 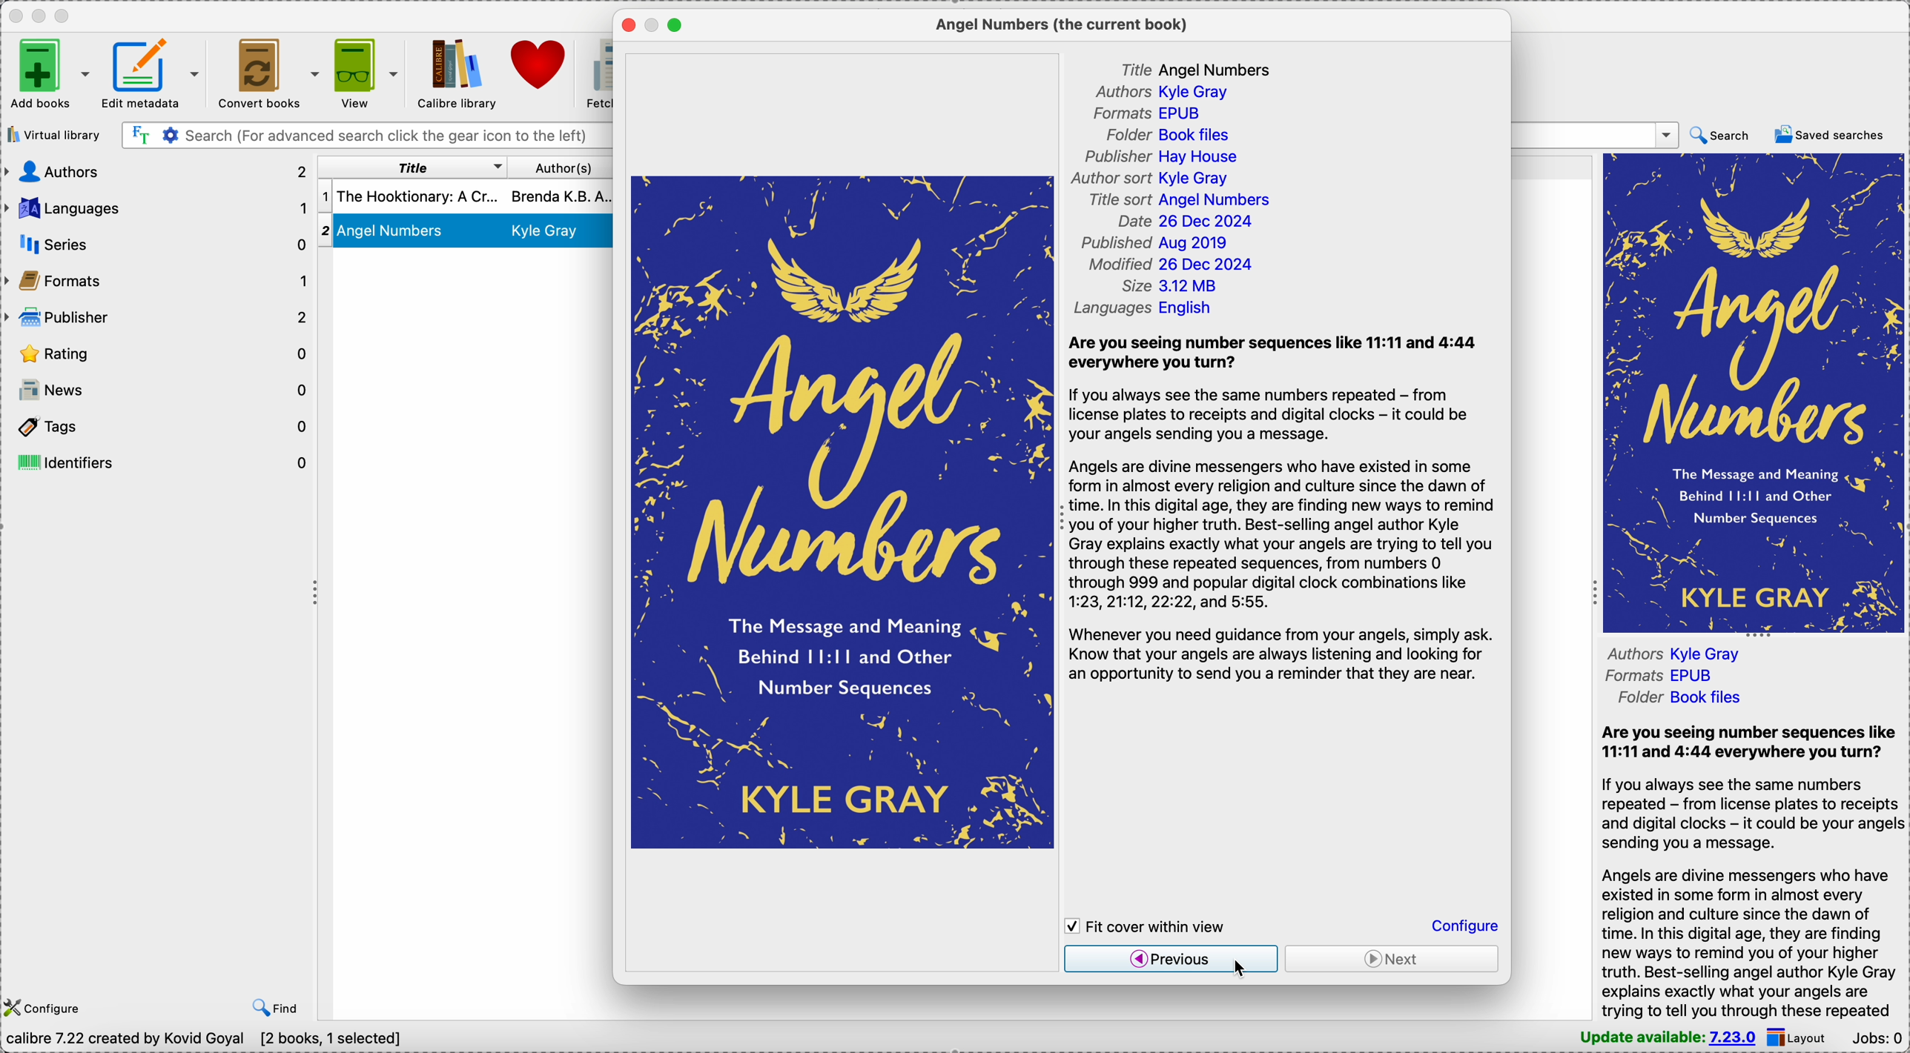 What do you see at coordinates (47, 1009) in the screenshot?
I see `configure` at bounding box center [47, 1009].